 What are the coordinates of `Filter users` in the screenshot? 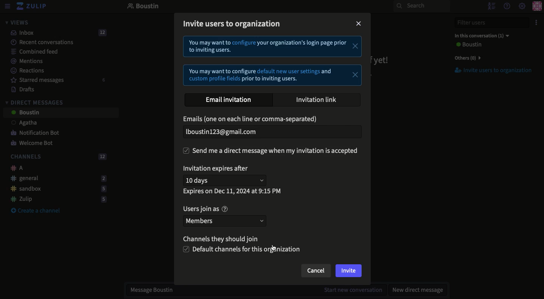 It's located at (487, 23).